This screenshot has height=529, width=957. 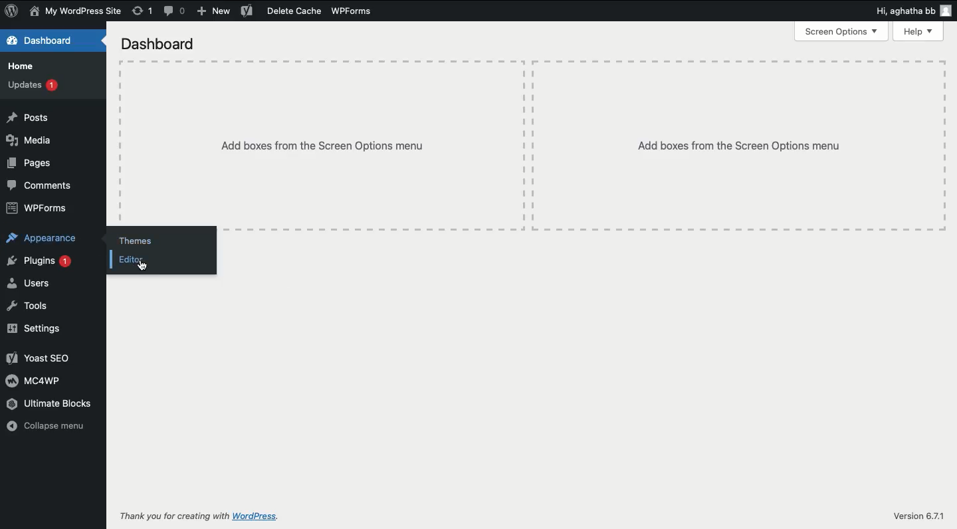 What do you see at coordinates (46, 403) in the screenshot?
I see `Ultimate Blocks ` at bounding box center [46, 403].